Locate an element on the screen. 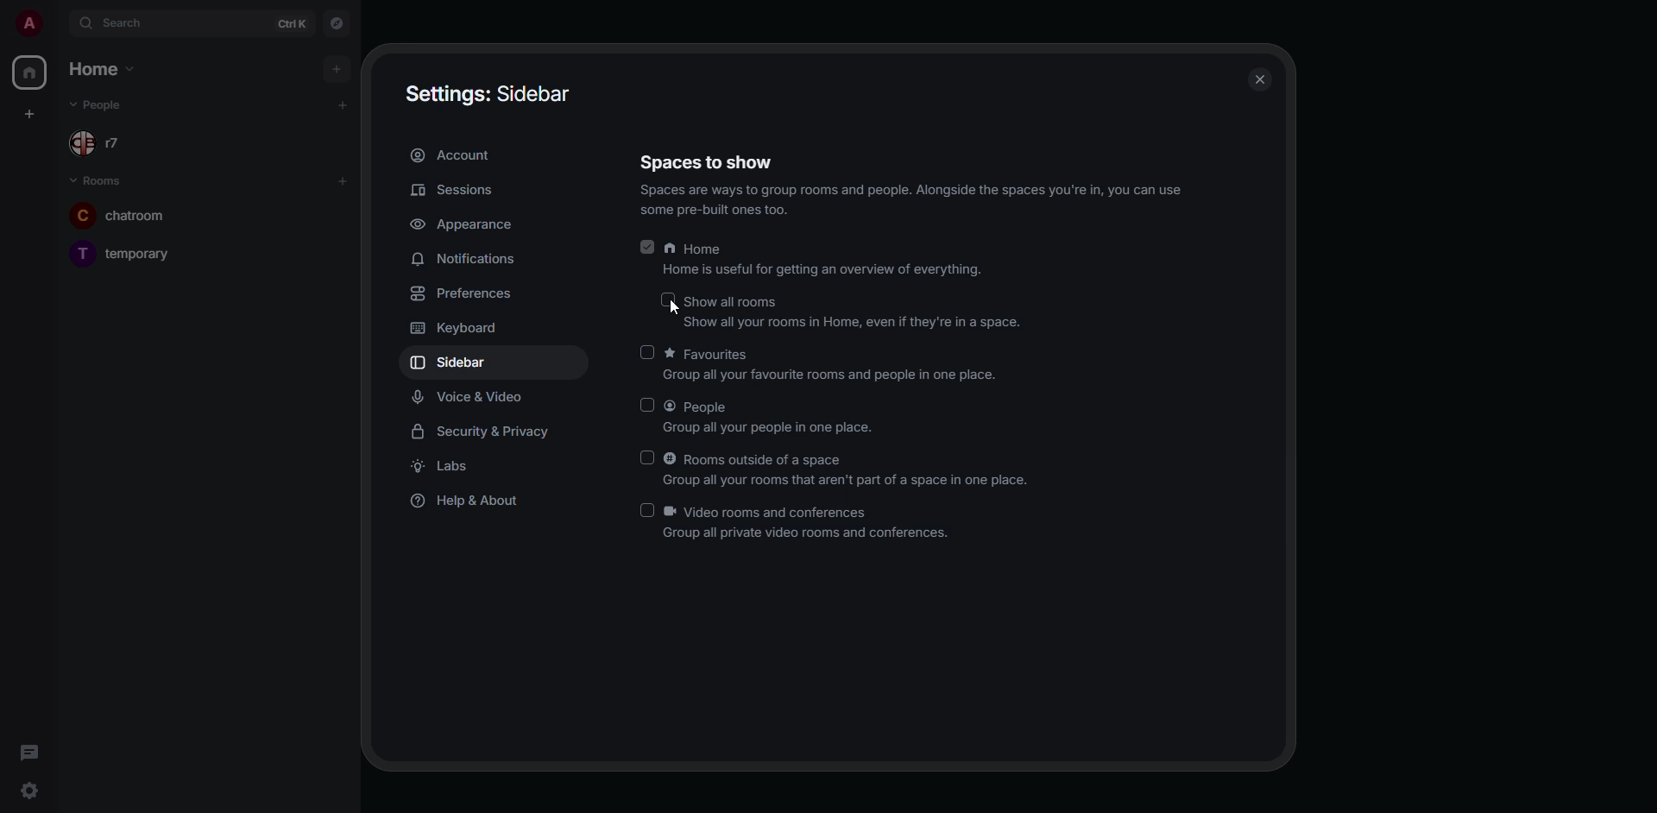 This screenshot has width=1657, height=813. click to enable is located at coordinates (644, 459).